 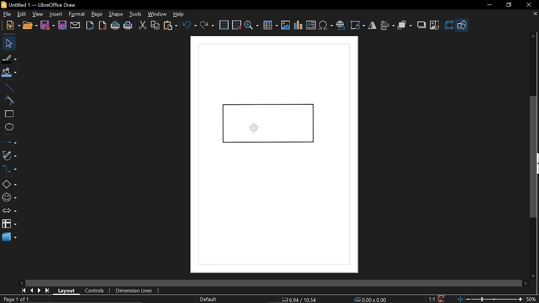 I want to click on undo, so click(x=190, y=27).